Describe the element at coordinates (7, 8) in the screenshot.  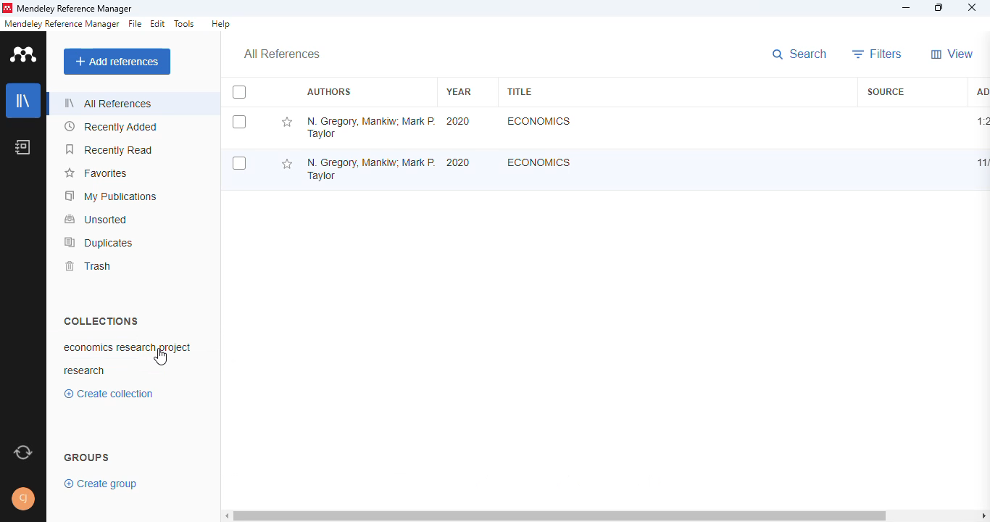
I see `logo` at that location.